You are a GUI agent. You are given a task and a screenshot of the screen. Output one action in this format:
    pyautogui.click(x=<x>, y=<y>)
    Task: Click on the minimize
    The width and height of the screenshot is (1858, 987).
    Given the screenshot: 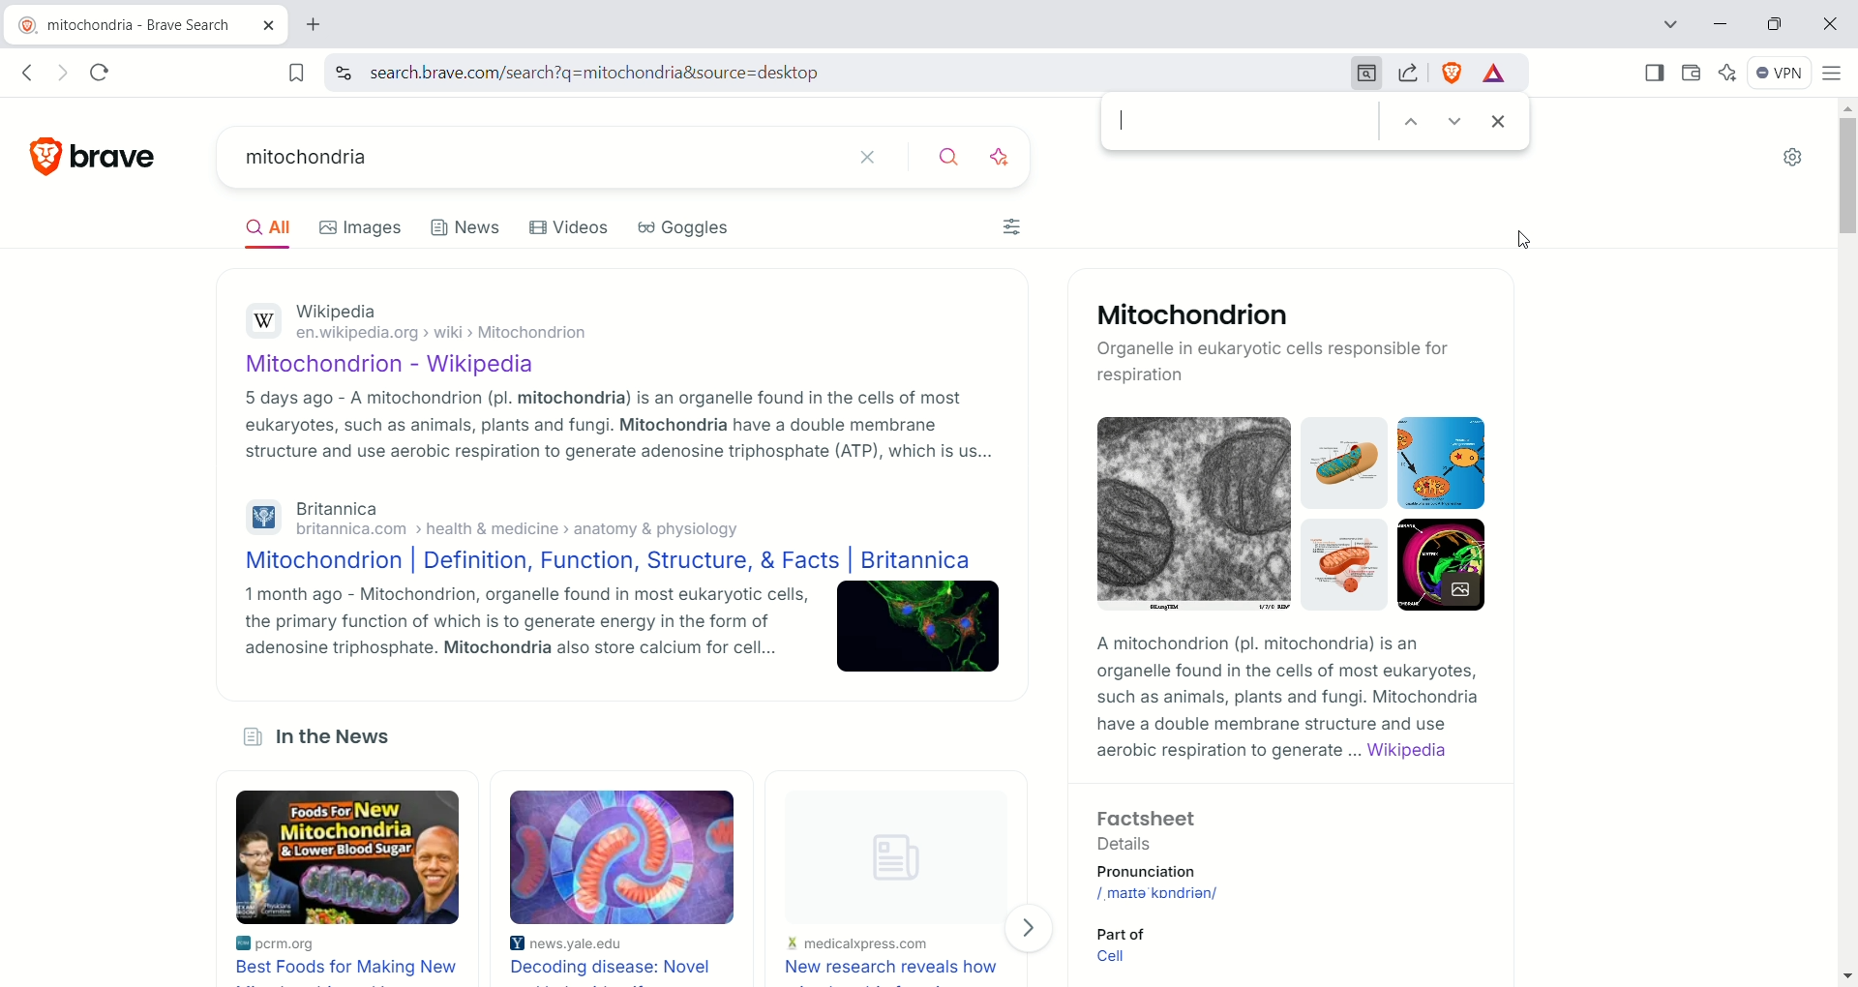 What is the action you would take?
    pyautogui.click(x=1721, y=25)
    